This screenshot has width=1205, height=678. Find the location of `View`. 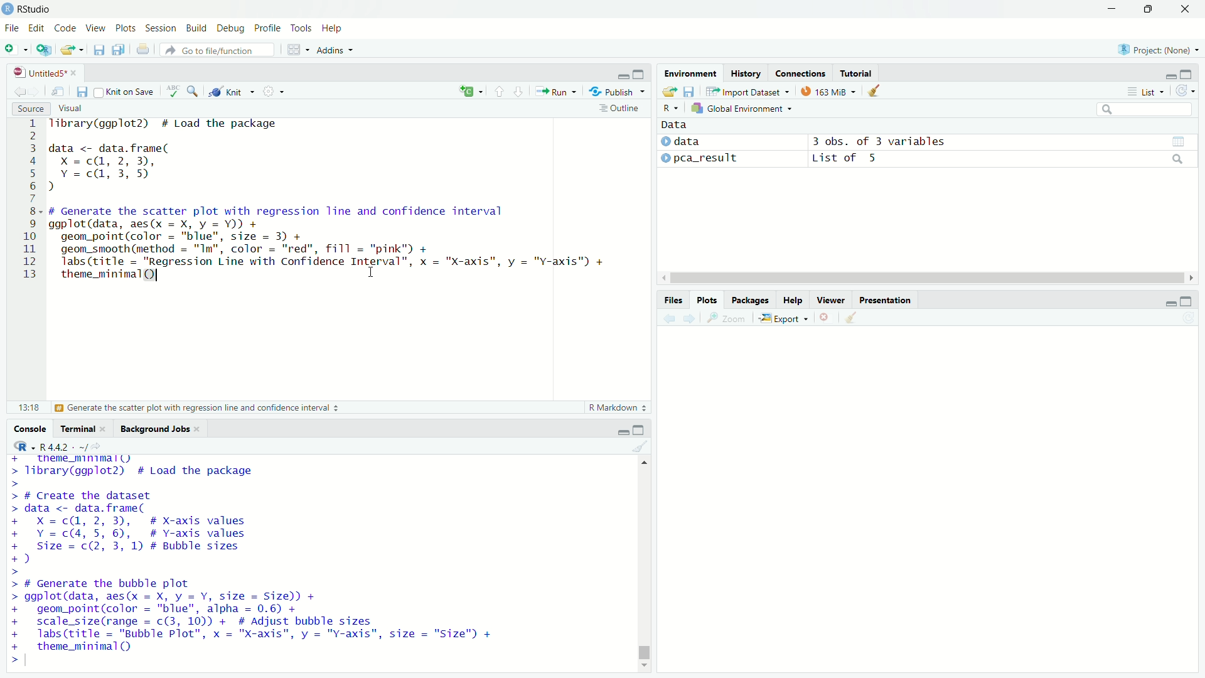

View is located at coordinates (95, 28).